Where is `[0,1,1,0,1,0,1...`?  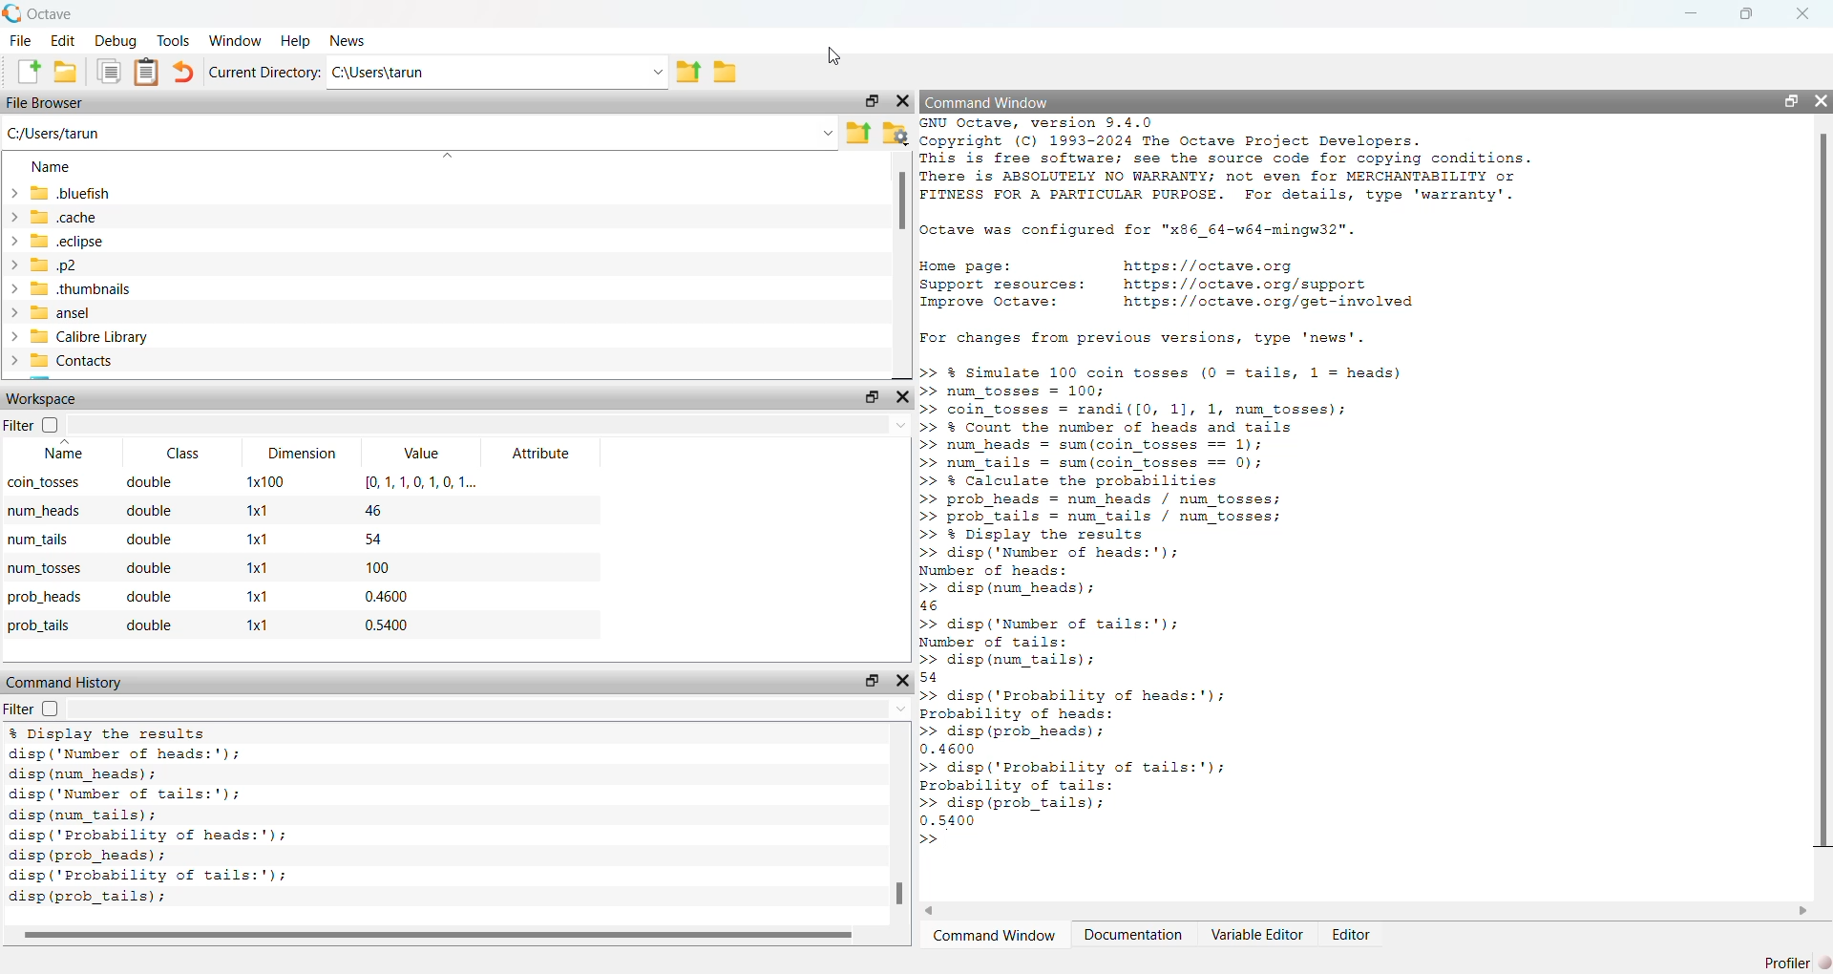 [0,1,1,0,1,0,1... is located at coordinates (423, 481).